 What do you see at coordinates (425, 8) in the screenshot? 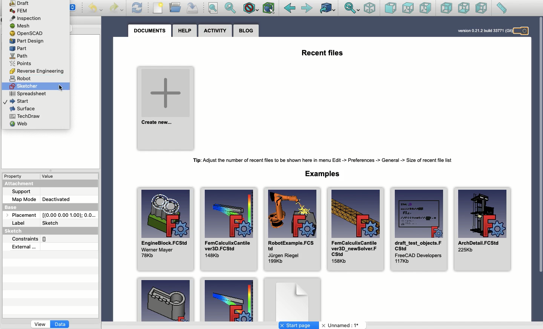
I see `Right` at bounding box center [425, 8].